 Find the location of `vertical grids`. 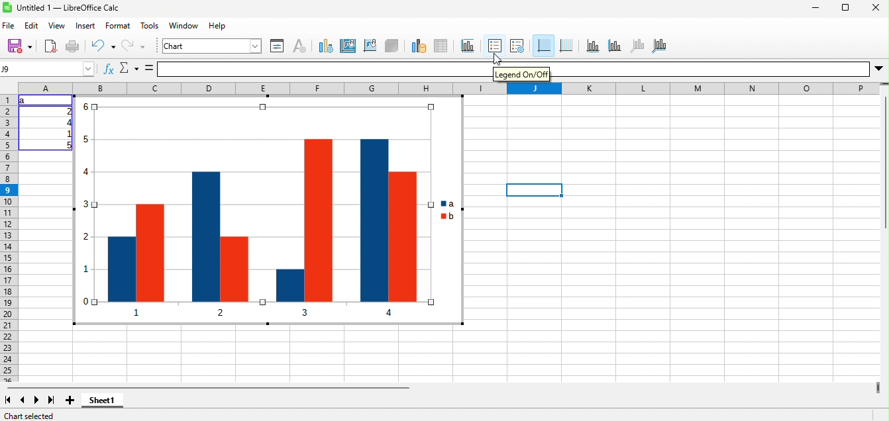

vertical grids is located at coordinates (566, 46).